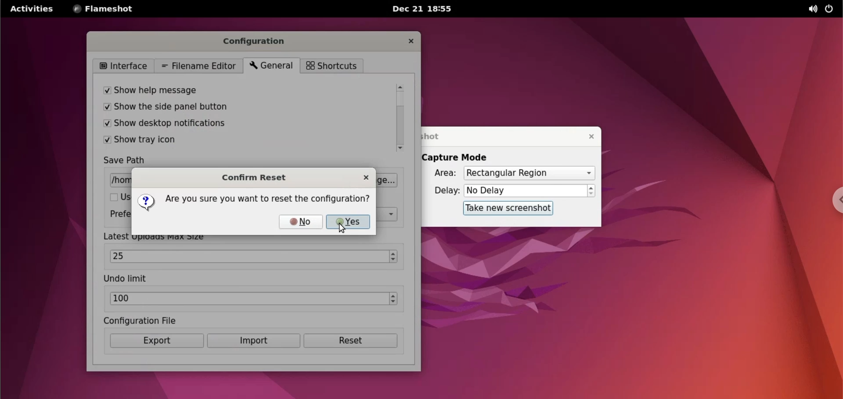 This screenshot has height=399, width=843. I want to click on configuration file, so click(155, 320).